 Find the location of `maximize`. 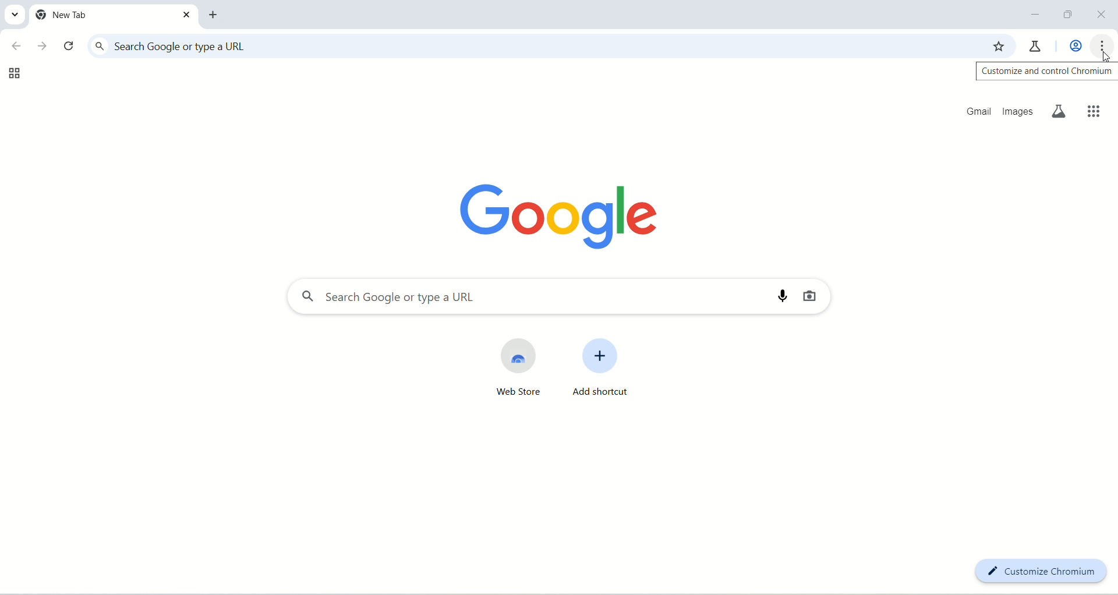

maximize is located at coordinates (1065, 15).